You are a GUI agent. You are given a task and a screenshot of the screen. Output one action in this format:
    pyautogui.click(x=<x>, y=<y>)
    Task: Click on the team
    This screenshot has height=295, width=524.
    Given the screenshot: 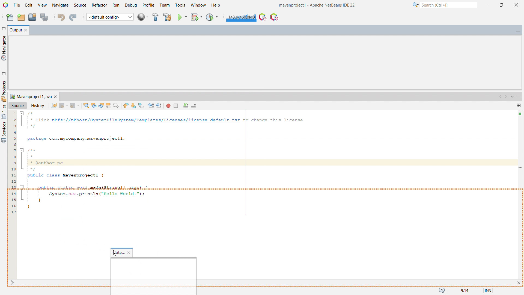 What is the action you would take?
    pyautogui.click(x=165, y=5)
    